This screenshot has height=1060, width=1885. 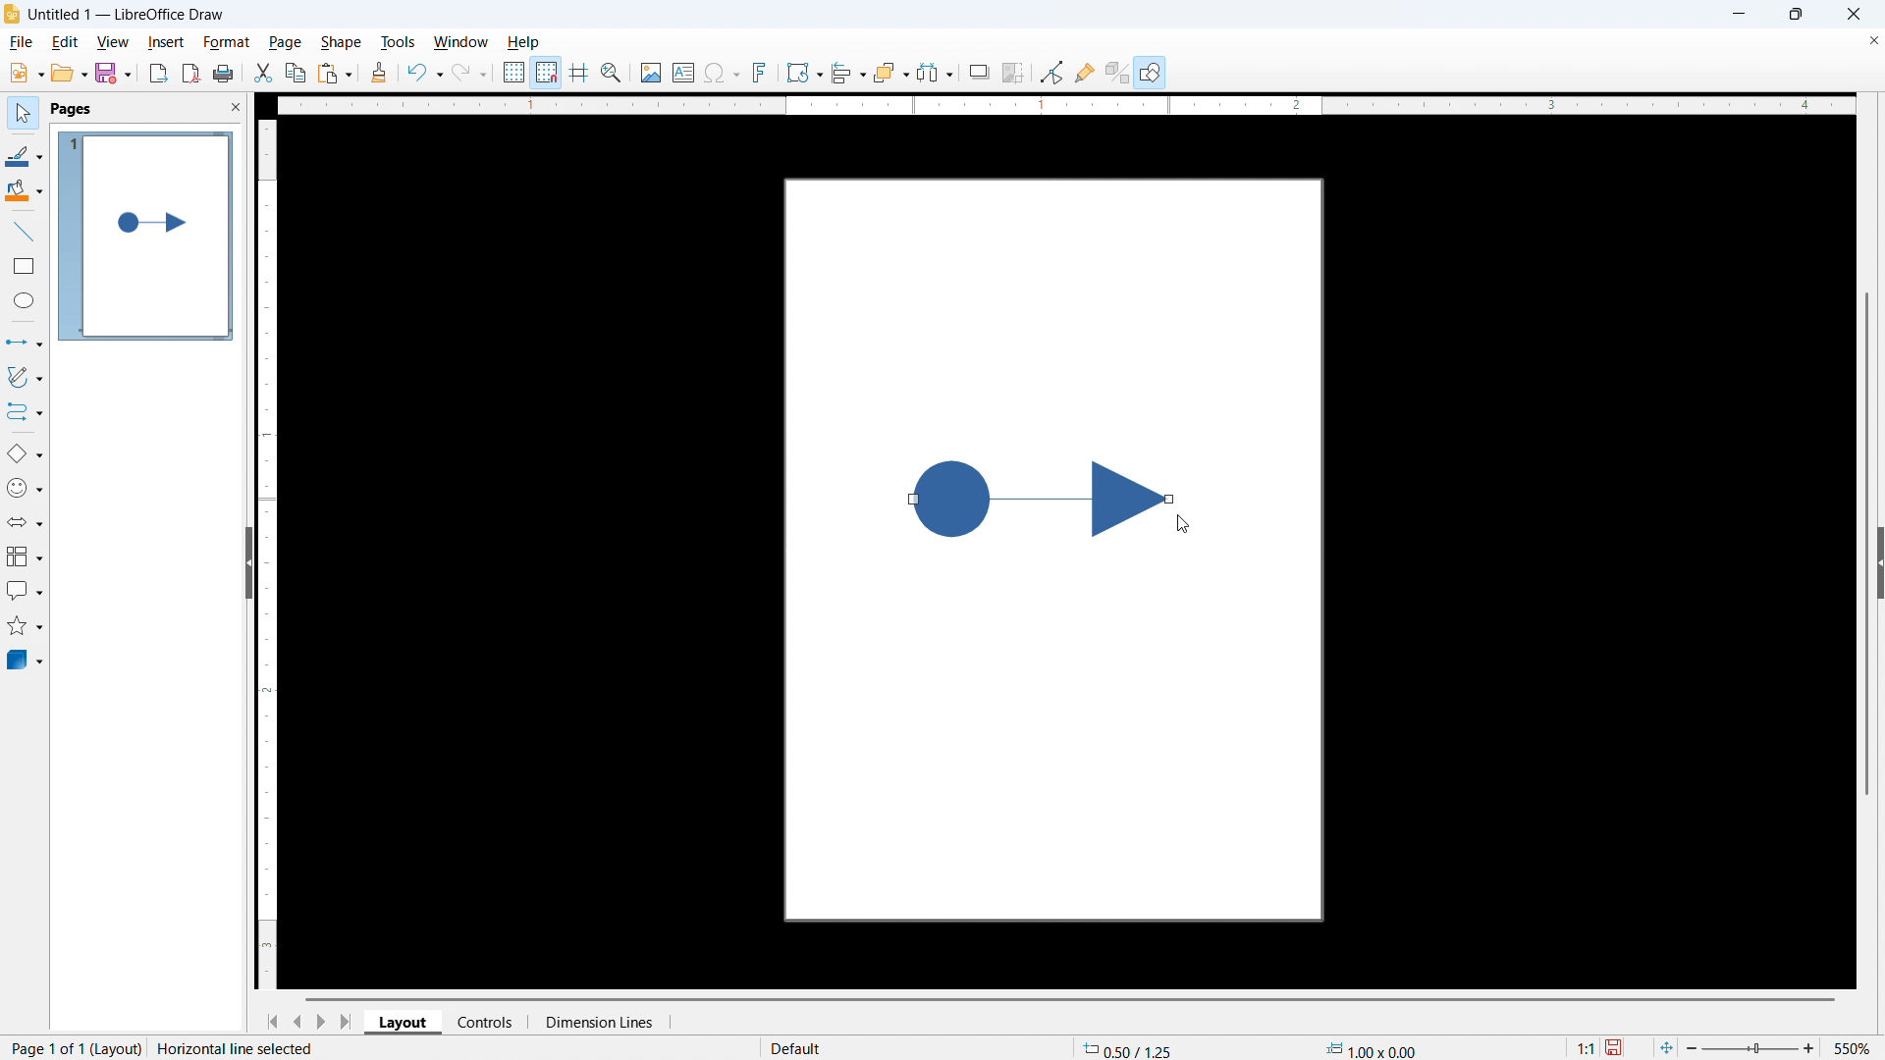 I want to click on Guideline while moving , so click(x=579, y=72).